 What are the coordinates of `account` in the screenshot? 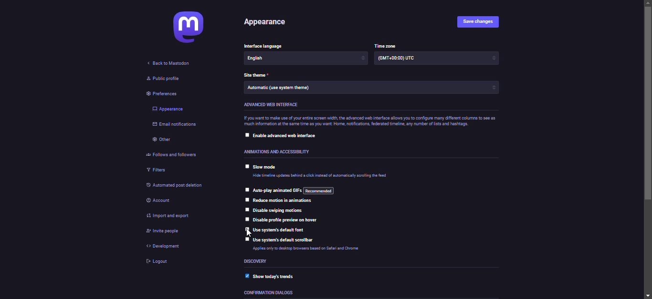 It's located at (163, 202).